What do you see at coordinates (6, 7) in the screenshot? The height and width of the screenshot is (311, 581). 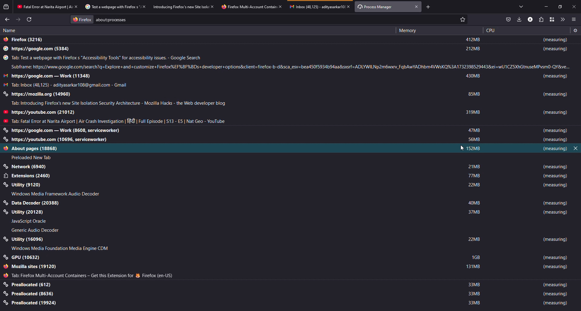 I see `view recent` at bounding box center [6, 7].